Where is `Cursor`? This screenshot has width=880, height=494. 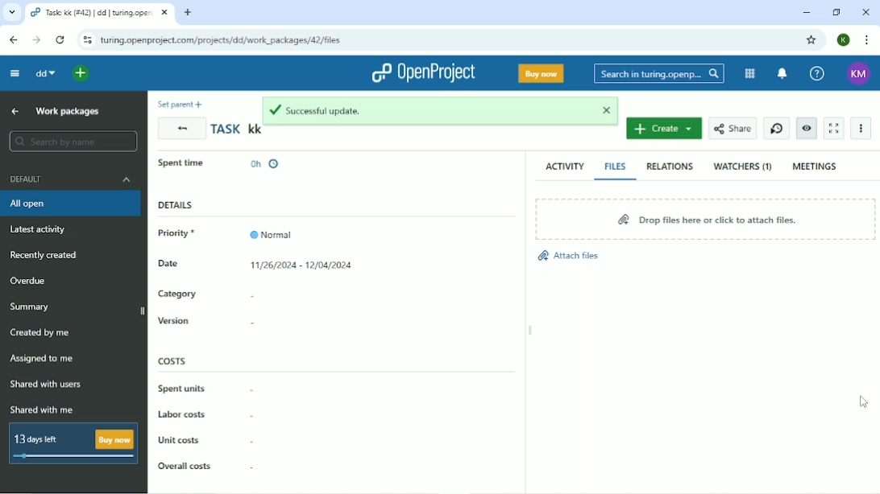
Cursor is located at coordinates (865, 401).